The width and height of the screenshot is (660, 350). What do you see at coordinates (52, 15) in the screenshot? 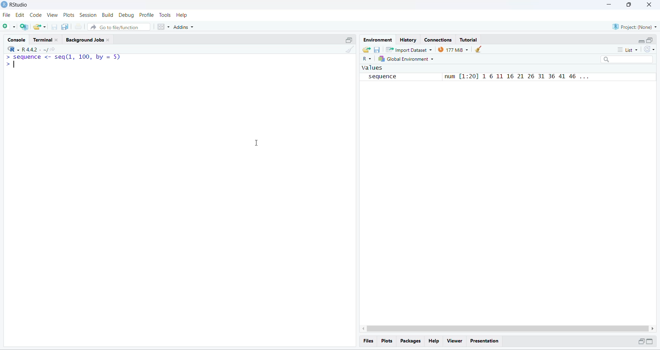
I see `view` at bounding box center [52, 15].